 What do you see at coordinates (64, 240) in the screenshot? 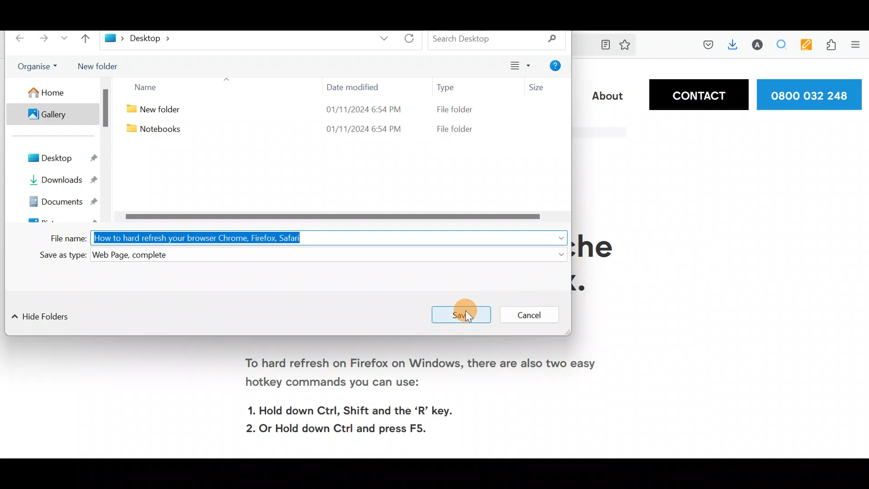
I see `File name` at bounding box center [64, 240].